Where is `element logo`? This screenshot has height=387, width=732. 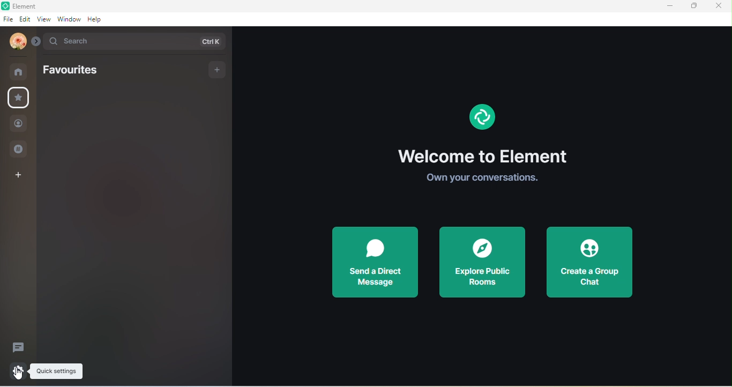 element logo is located at coordinates (481, 116).